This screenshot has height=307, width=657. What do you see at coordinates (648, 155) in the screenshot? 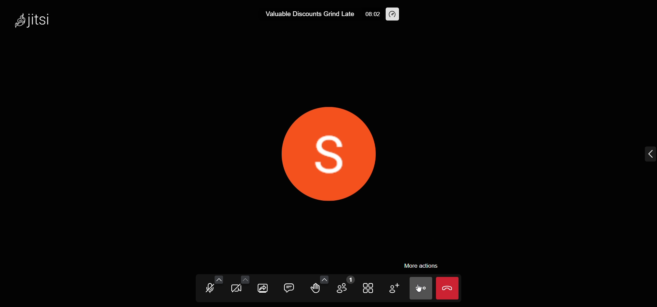
I see `expand` at bounding box center [648, 155].